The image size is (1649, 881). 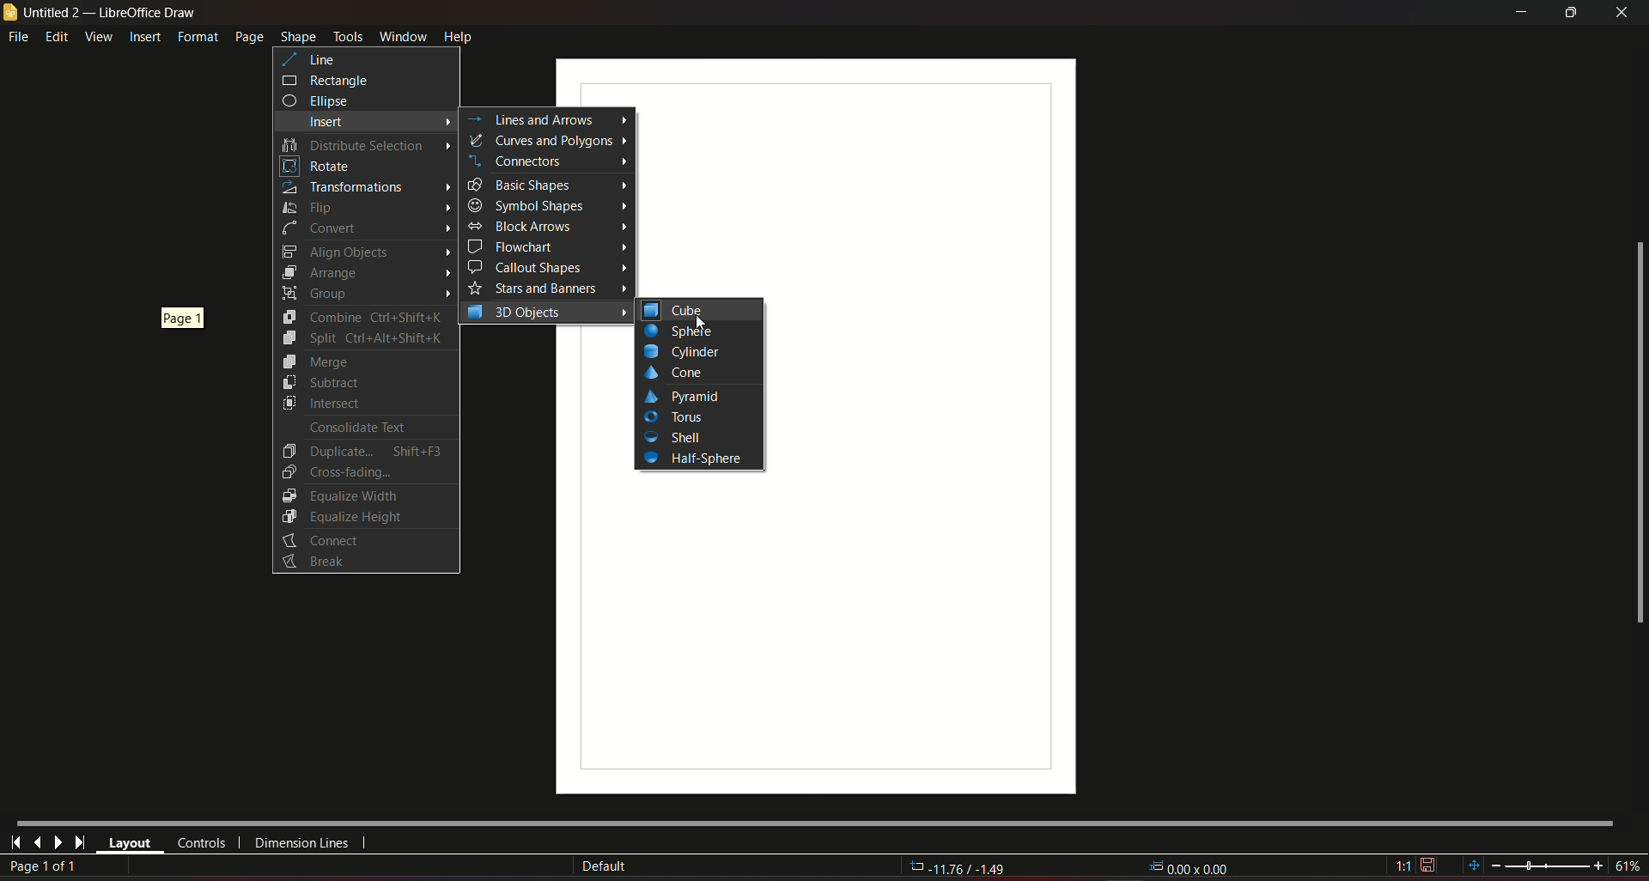 I want to click on Cursor, so click(x=698, y=325).